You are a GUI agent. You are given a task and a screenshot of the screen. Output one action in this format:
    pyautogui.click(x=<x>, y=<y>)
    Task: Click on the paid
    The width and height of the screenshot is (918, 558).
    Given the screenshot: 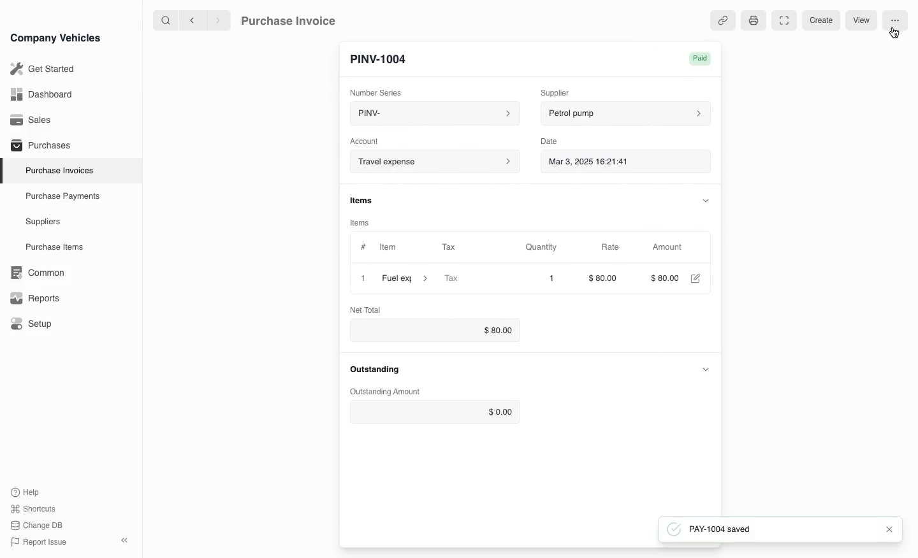 What is the action you would take?
    pyautogui.click(x=696, y=58)
    